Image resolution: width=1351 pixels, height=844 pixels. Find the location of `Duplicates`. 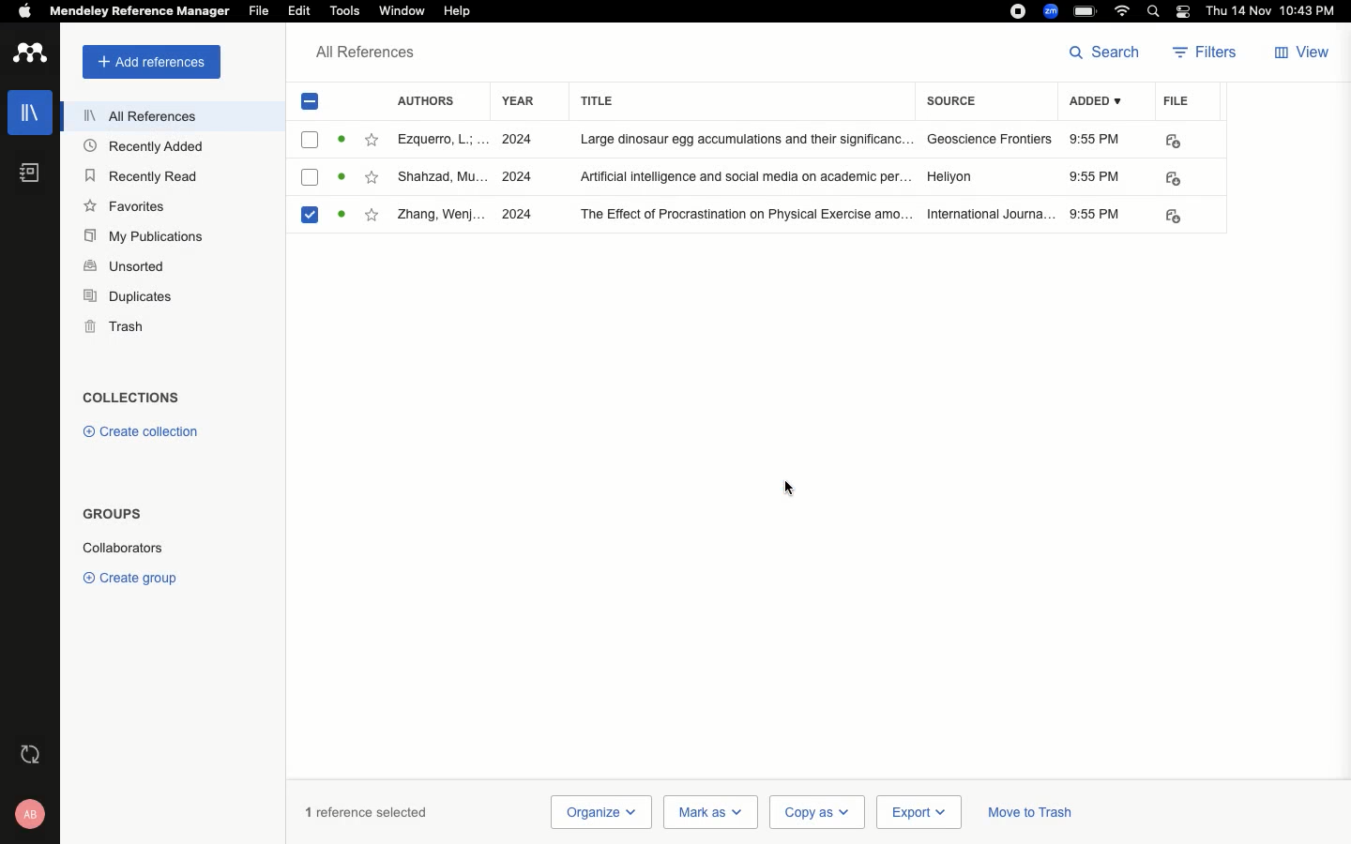

Duplicates is located at coordinates (129, 298).